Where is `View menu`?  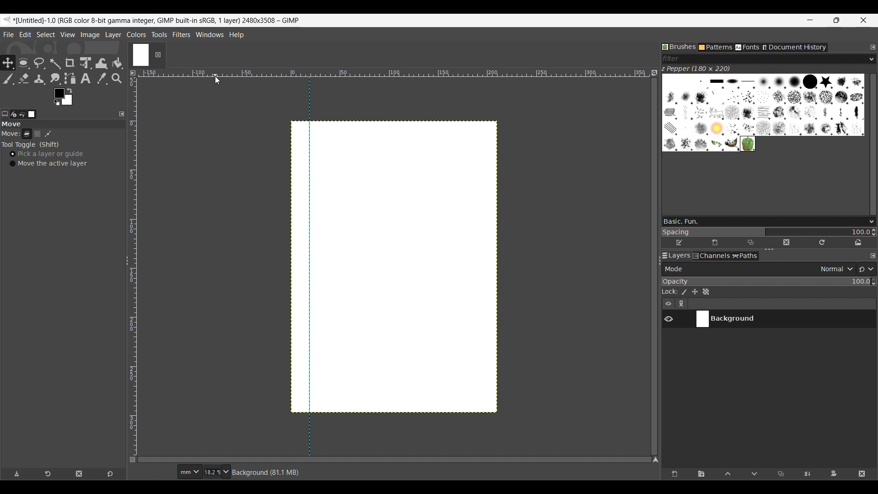 View menu is located at coordinates (67, 34).